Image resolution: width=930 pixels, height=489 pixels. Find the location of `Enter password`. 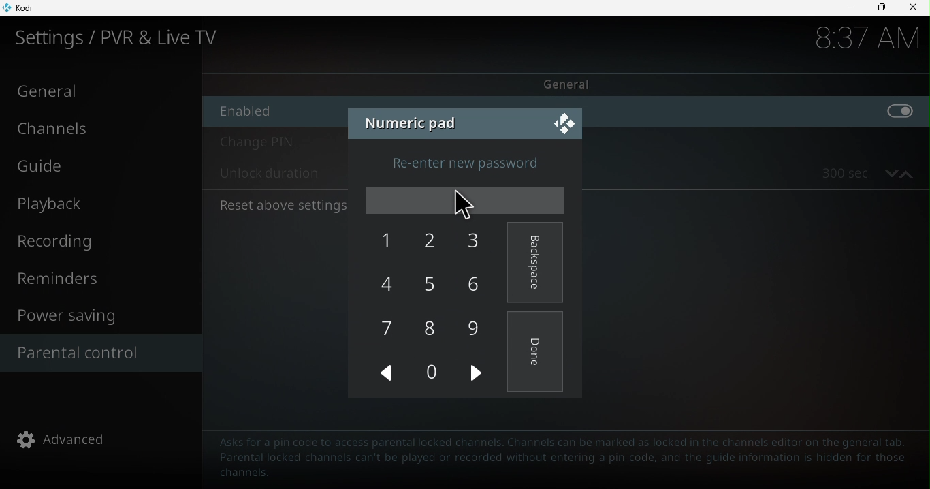

Enter password is located at coordinates (469, 202).